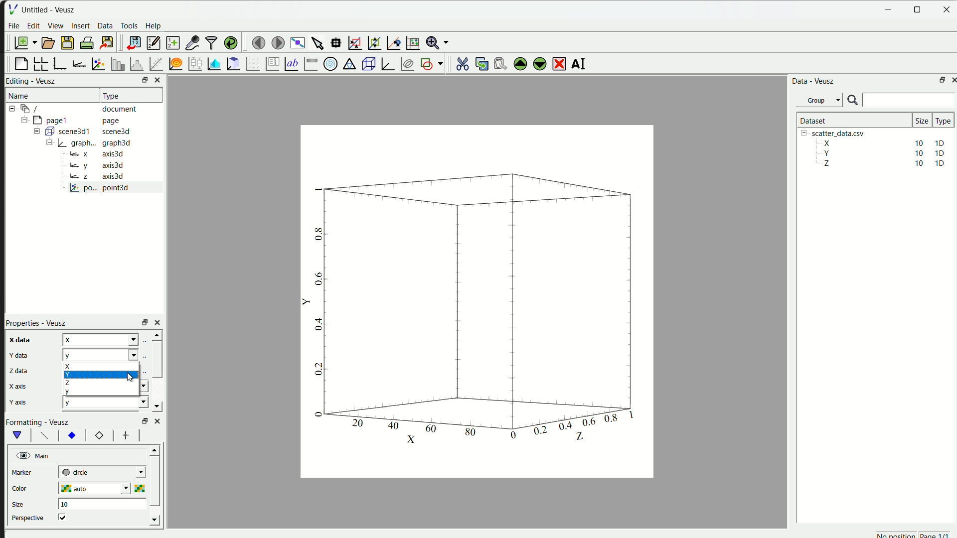 The height and width of the screenshot is (538, 957). Describe the element at coordinates (26, 472) in the screenshot. I see `marker` at that location.